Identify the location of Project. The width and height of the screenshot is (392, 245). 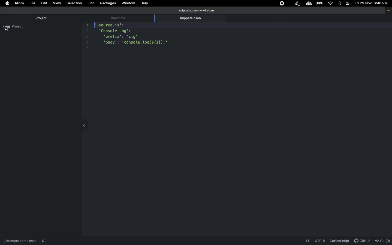
(41, 18).